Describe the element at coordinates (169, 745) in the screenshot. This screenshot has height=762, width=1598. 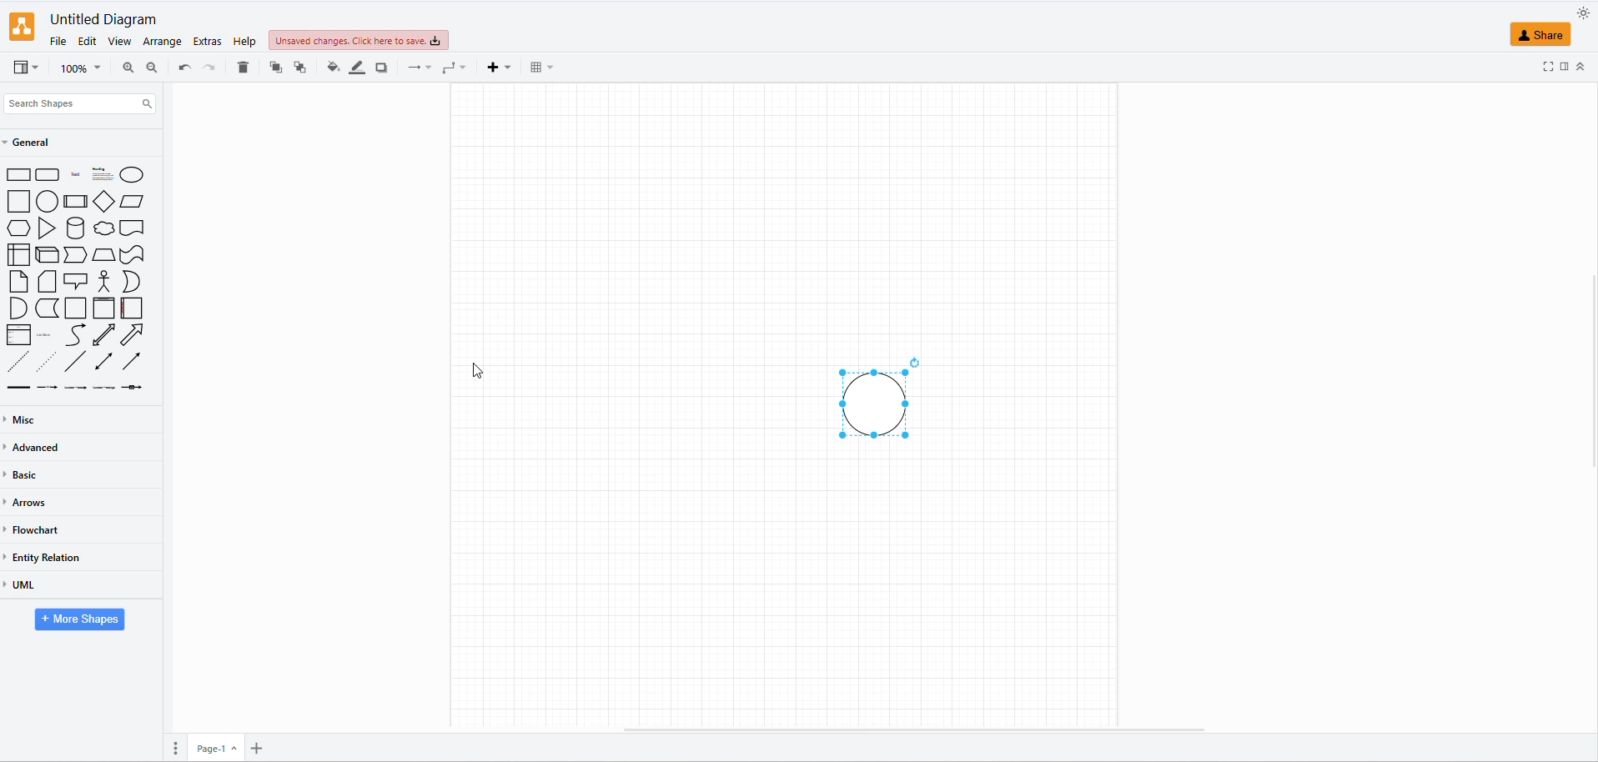
I see `PAGES` at that location.